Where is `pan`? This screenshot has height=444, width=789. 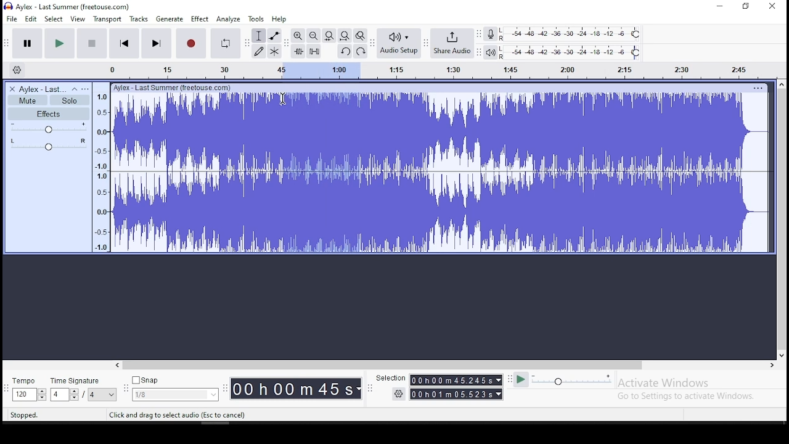 pan is located at coordinates (47, 144).